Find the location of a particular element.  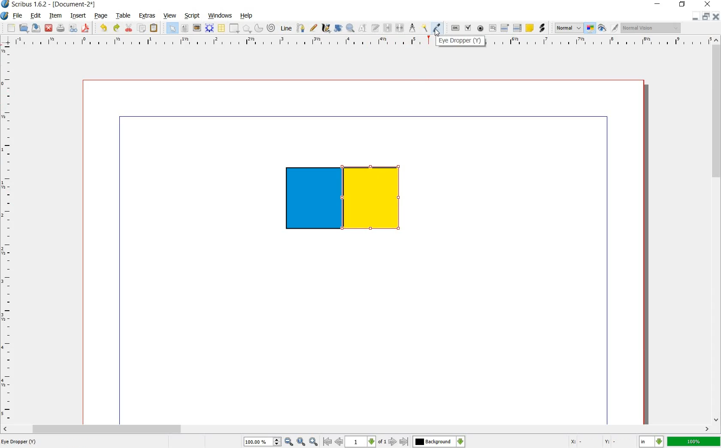

item is located at coordinates (56, 16).